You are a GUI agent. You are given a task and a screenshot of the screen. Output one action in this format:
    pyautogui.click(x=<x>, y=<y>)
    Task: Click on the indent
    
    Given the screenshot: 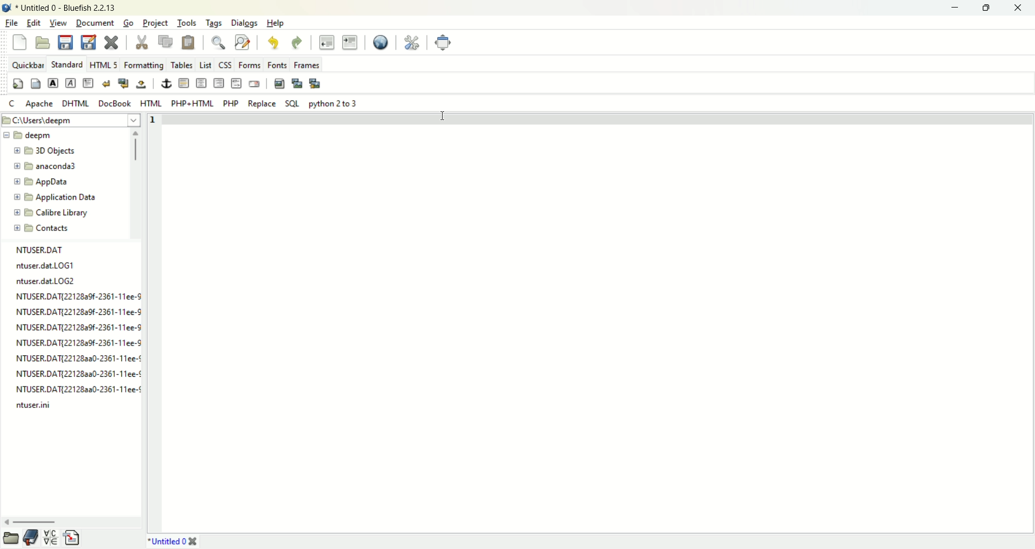 What is the action you would take?
    pyautogui.click(x=350, y=43)
    